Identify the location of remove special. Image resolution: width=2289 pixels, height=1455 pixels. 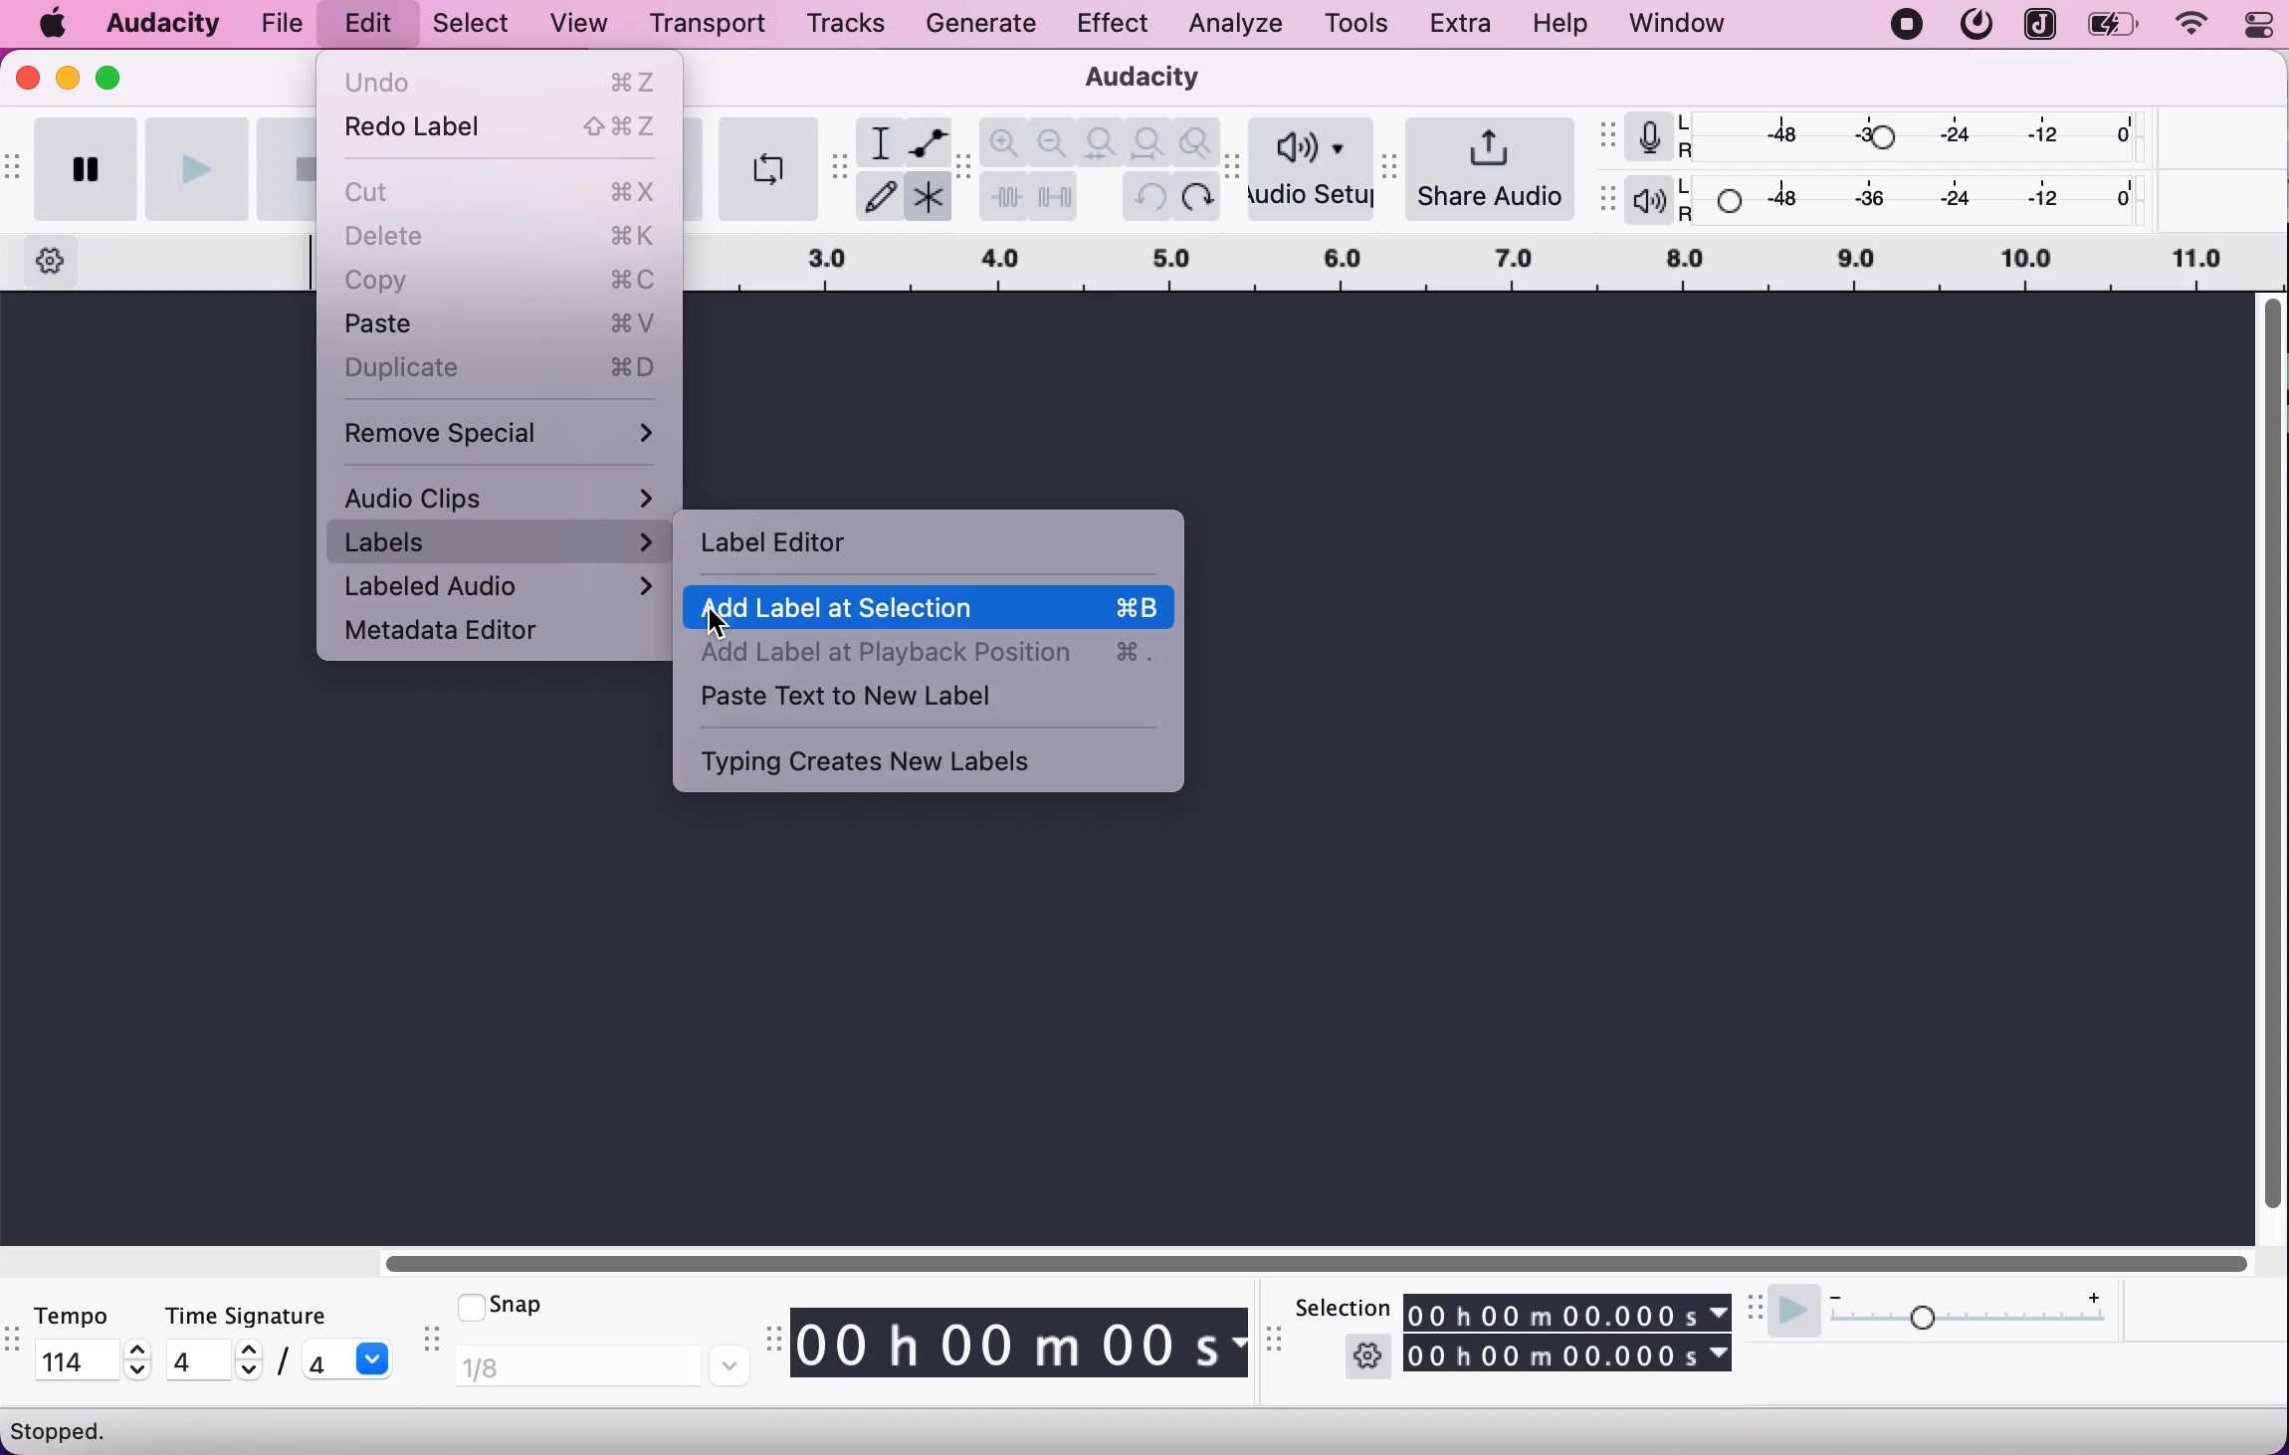
(504, 429).